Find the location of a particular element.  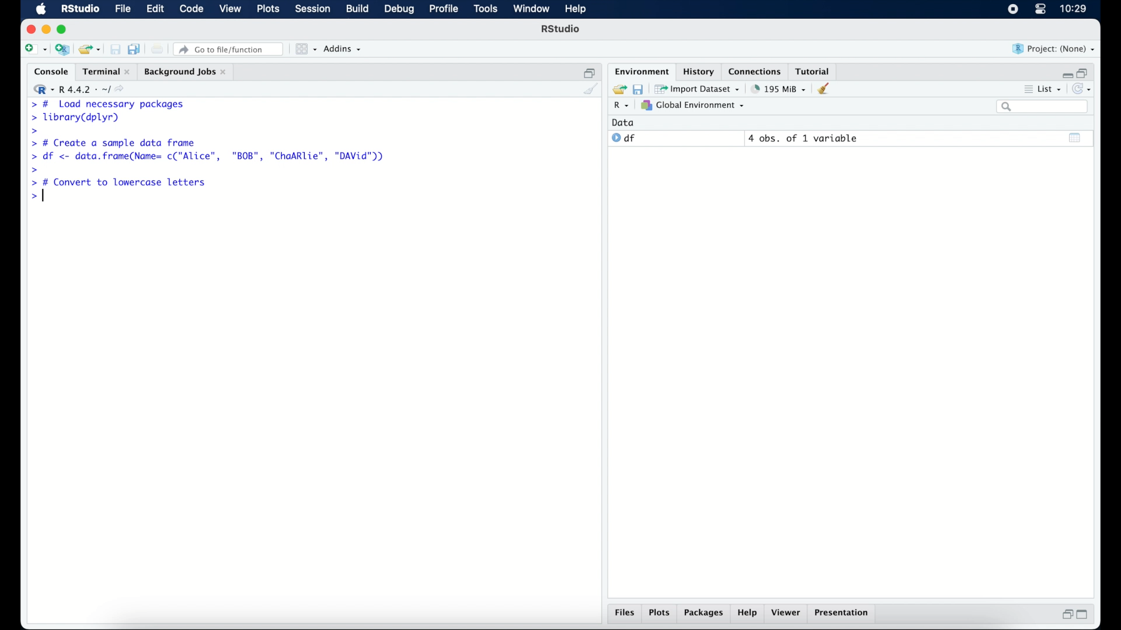

plots is located at coordinates (270, 10).